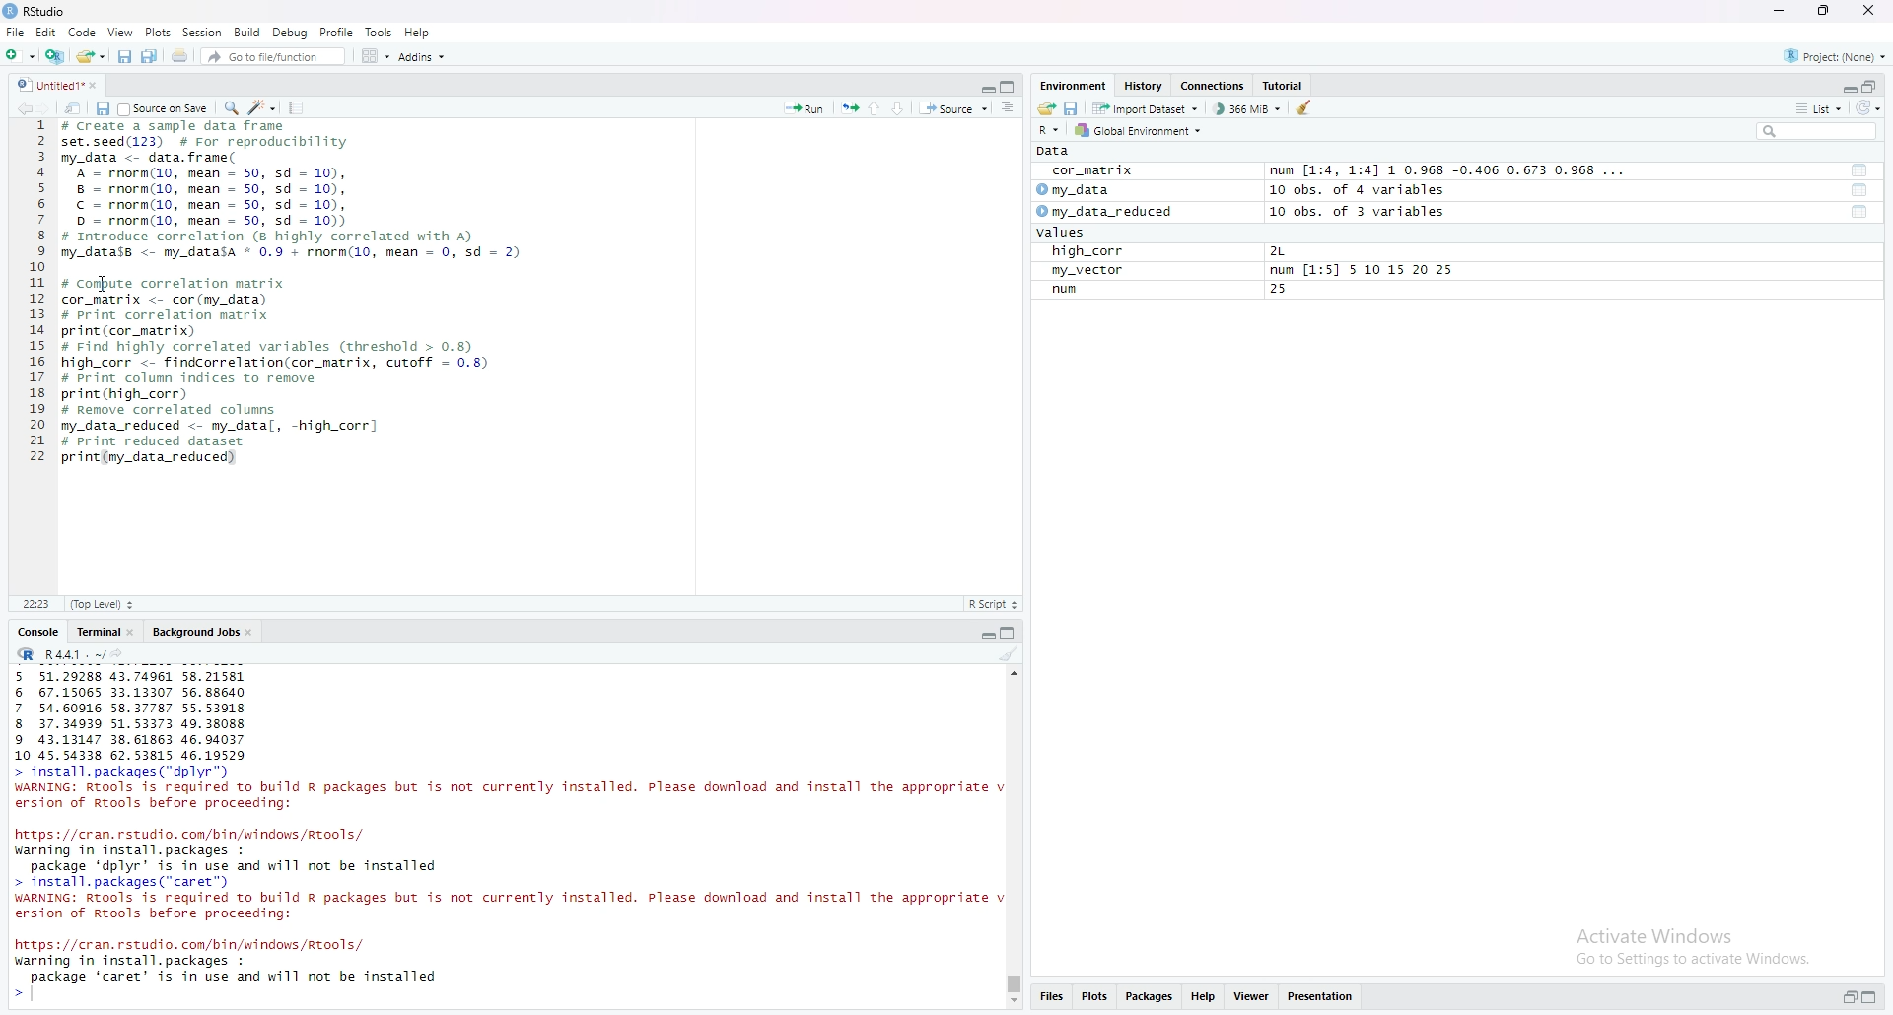  I want to click on Scroll down, so click(1017, 1004).